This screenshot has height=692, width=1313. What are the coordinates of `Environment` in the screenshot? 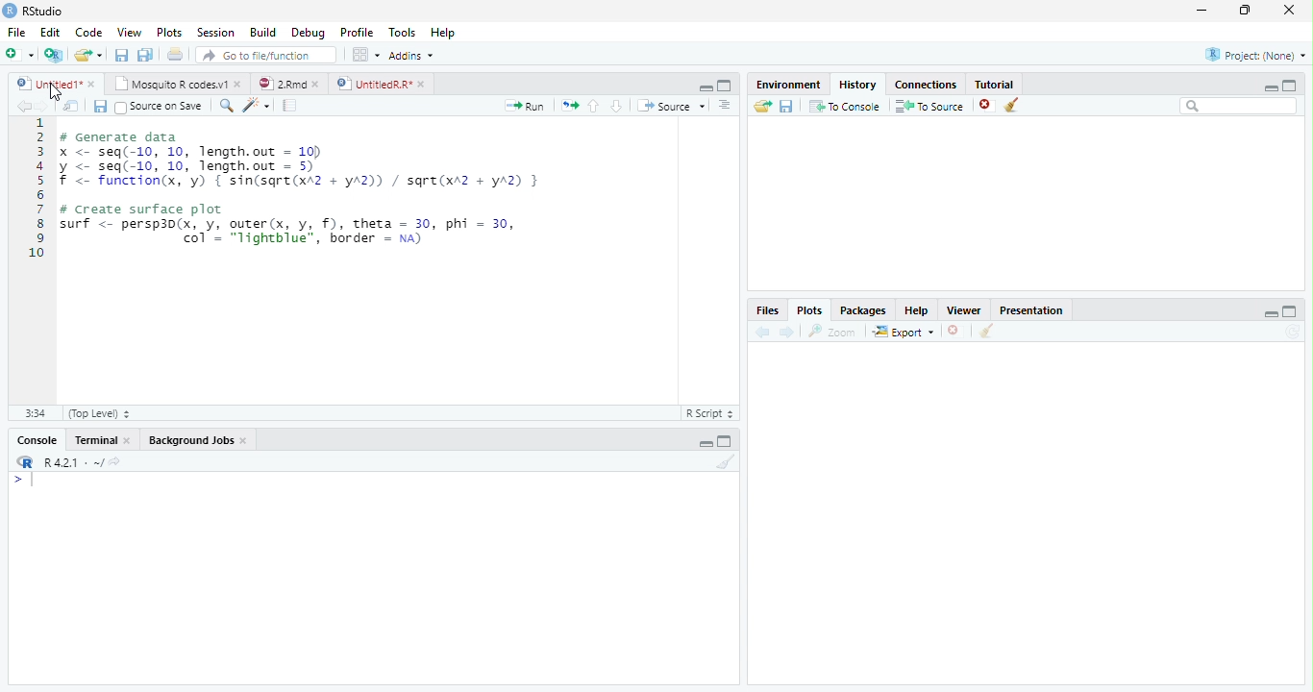 It's located at (788, 85).